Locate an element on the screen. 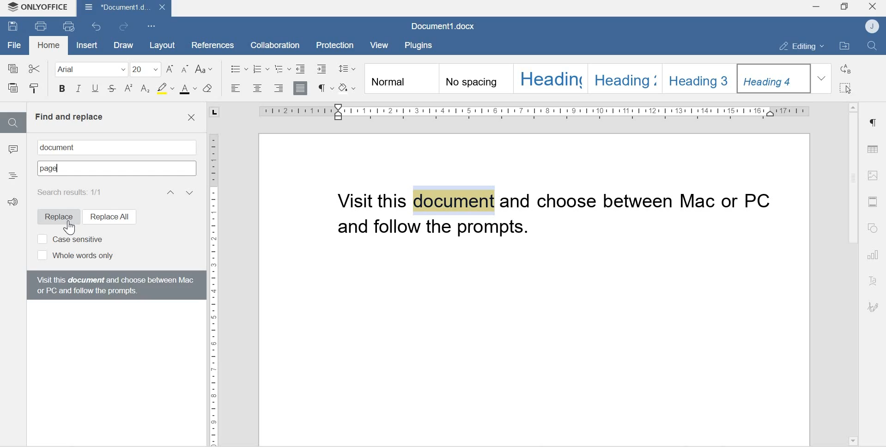 Image resolution: width=886 pixels, height=447 pixels. Homd is located at coordinates (49, 46).